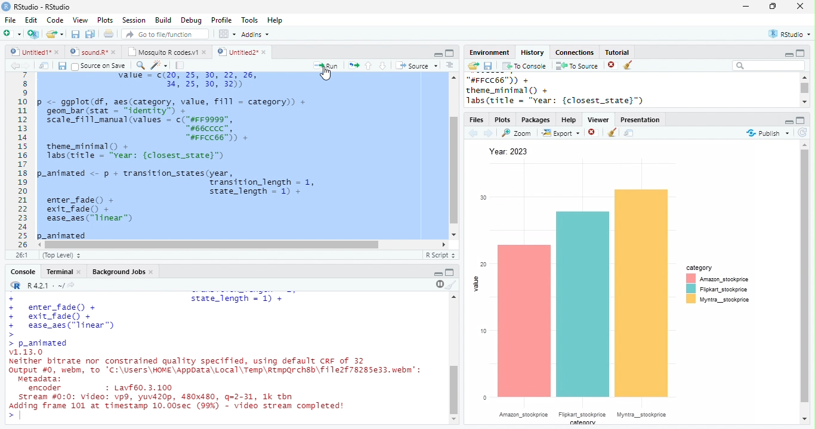  I want to click on v1.13.0 Neither bitrate nor constrained quality specified, using default CRF of 32output #0, webm, To 'C:\Users\HOME\AppData\Local\Temp\Rtmparchsb\file2f78285e33. ebm’:metadata:encoder + Lavf60. 3.100Stream #0:0: Video: vp9, yuv420p, 480x480, q=2-31, 1k thnAdding frame 101 at timestamp 10.00sec (99%) - video stream completed!, so click(218, 379).